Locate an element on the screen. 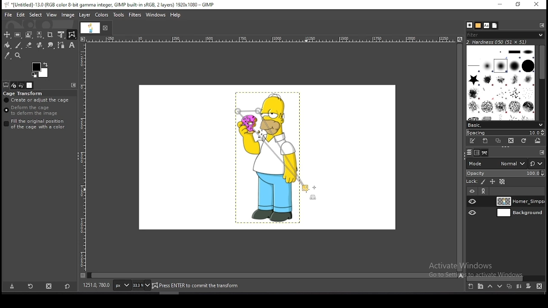 The width and height of the screenshot is (548, 308). scroll bar is located at coordinates (541, 81).